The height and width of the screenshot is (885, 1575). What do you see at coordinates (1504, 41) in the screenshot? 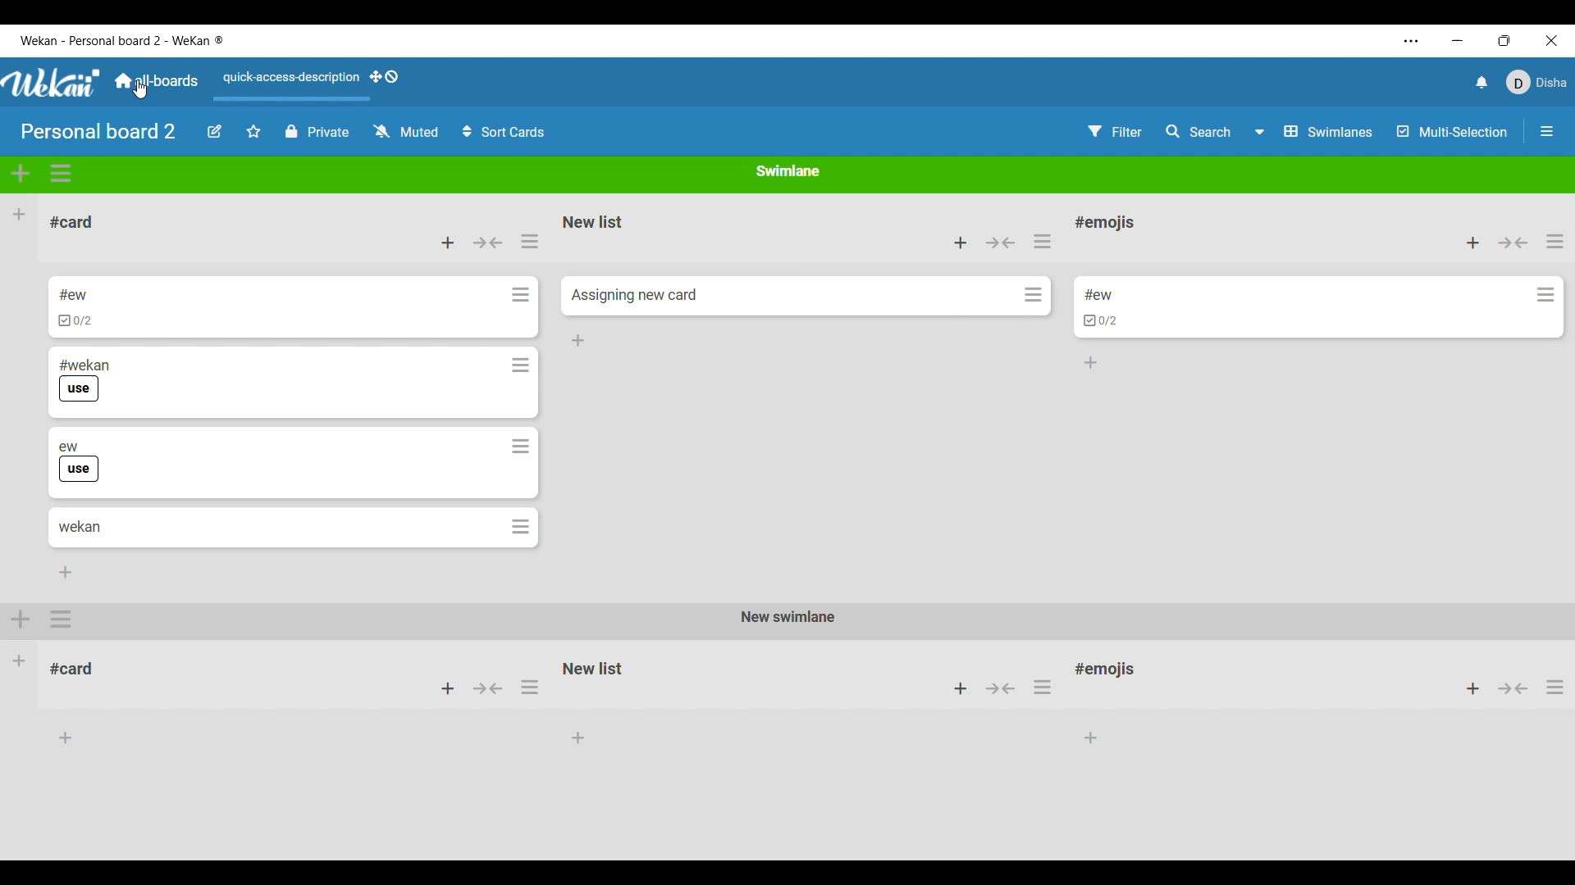
I see `Show interface in smaller tab` at bounding box center [1504, 41].